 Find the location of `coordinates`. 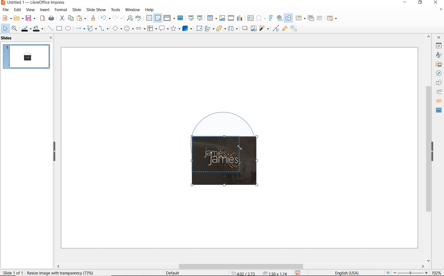

coordinates is located at coordinates (258, 273).